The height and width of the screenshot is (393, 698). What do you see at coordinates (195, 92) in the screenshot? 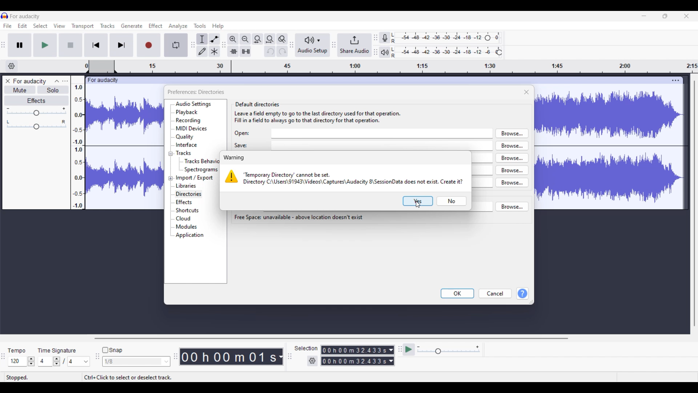
I see `Title of window and current setting` at bounding box center [195, 92].